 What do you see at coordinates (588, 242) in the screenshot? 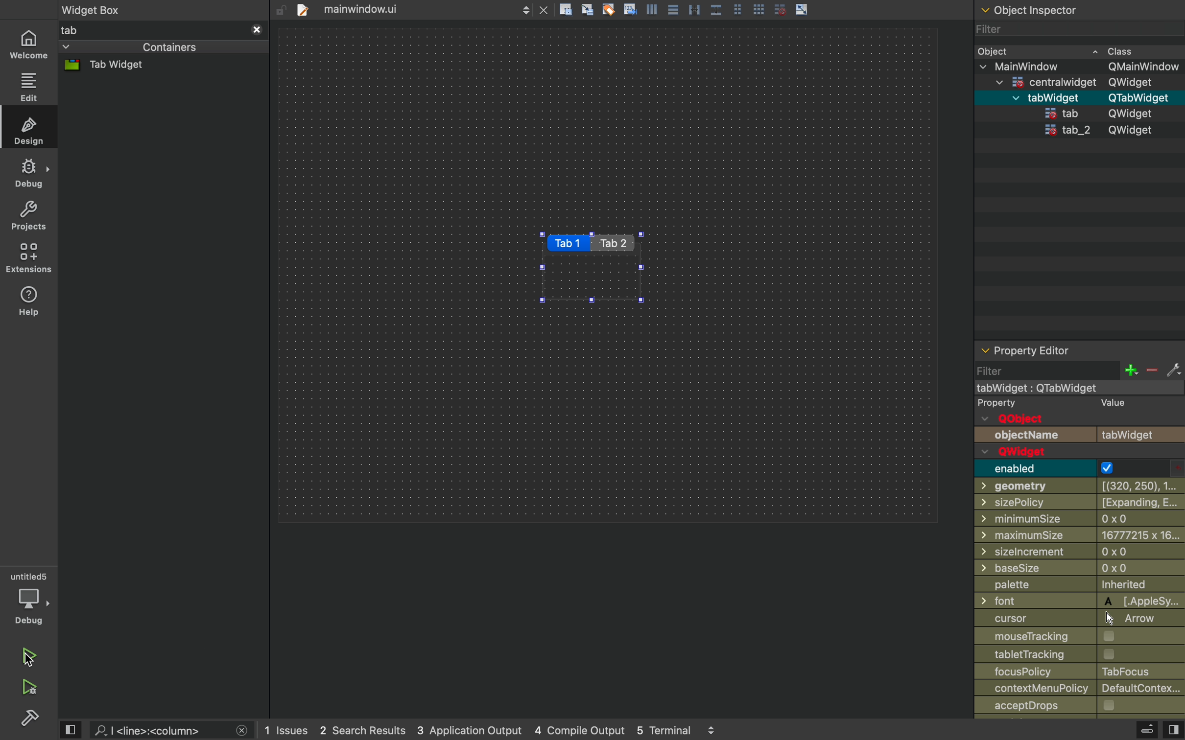
I see `tab1 tab2` at bounding box center [588, 242].